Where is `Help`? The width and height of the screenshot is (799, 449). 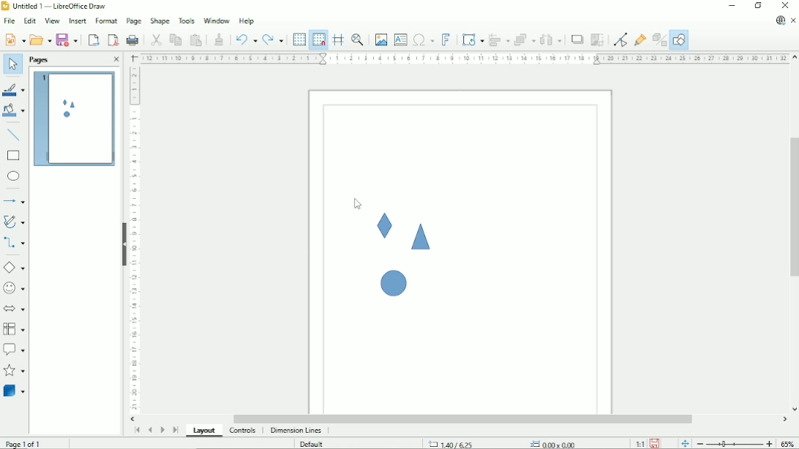
Help is located at coordinates (247, 21).